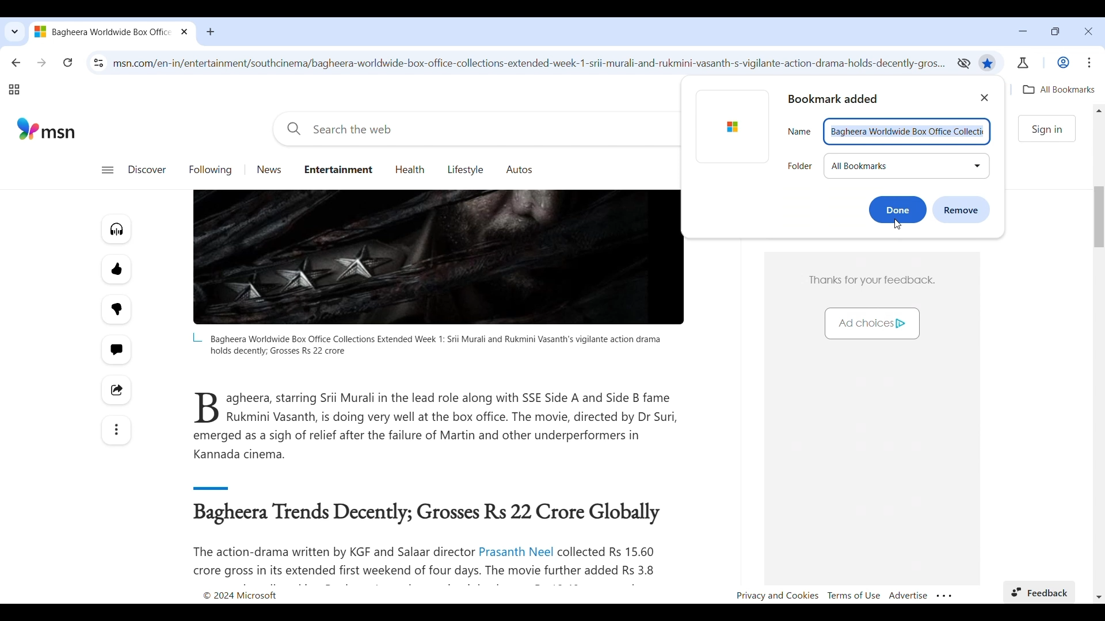 Image resolution: width=1105 pixels, height=621 pixels. Describe the element at coordinates (116, 269) in the screenshot. I see `More like this article` at that location.